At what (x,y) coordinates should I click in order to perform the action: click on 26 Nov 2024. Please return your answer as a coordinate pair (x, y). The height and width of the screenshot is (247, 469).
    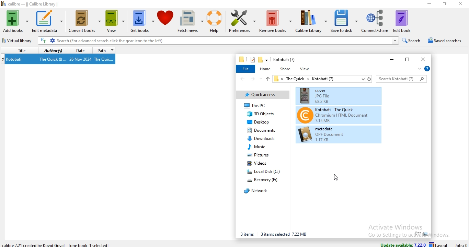
    Looking at the image, I should click on (81, 59).